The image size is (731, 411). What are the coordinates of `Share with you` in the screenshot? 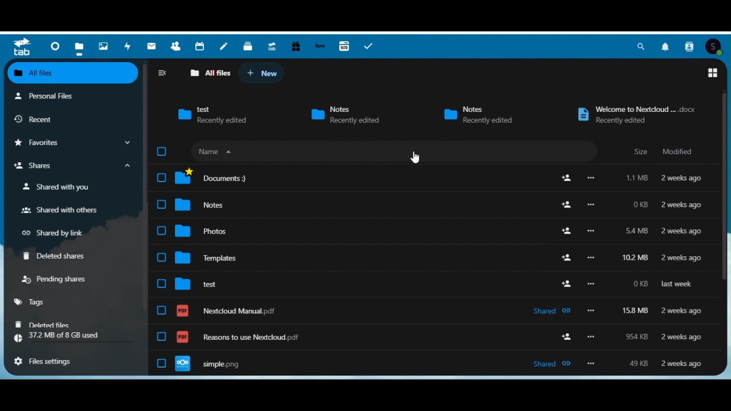 It's located at (62, 188).